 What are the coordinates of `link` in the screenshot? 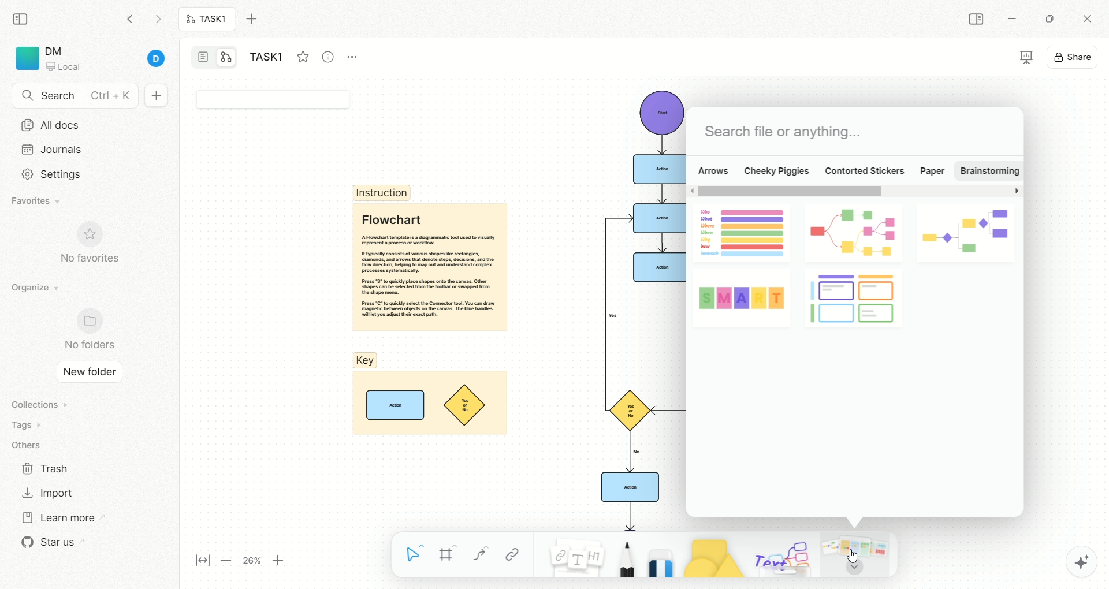 It's located at (512, 554).